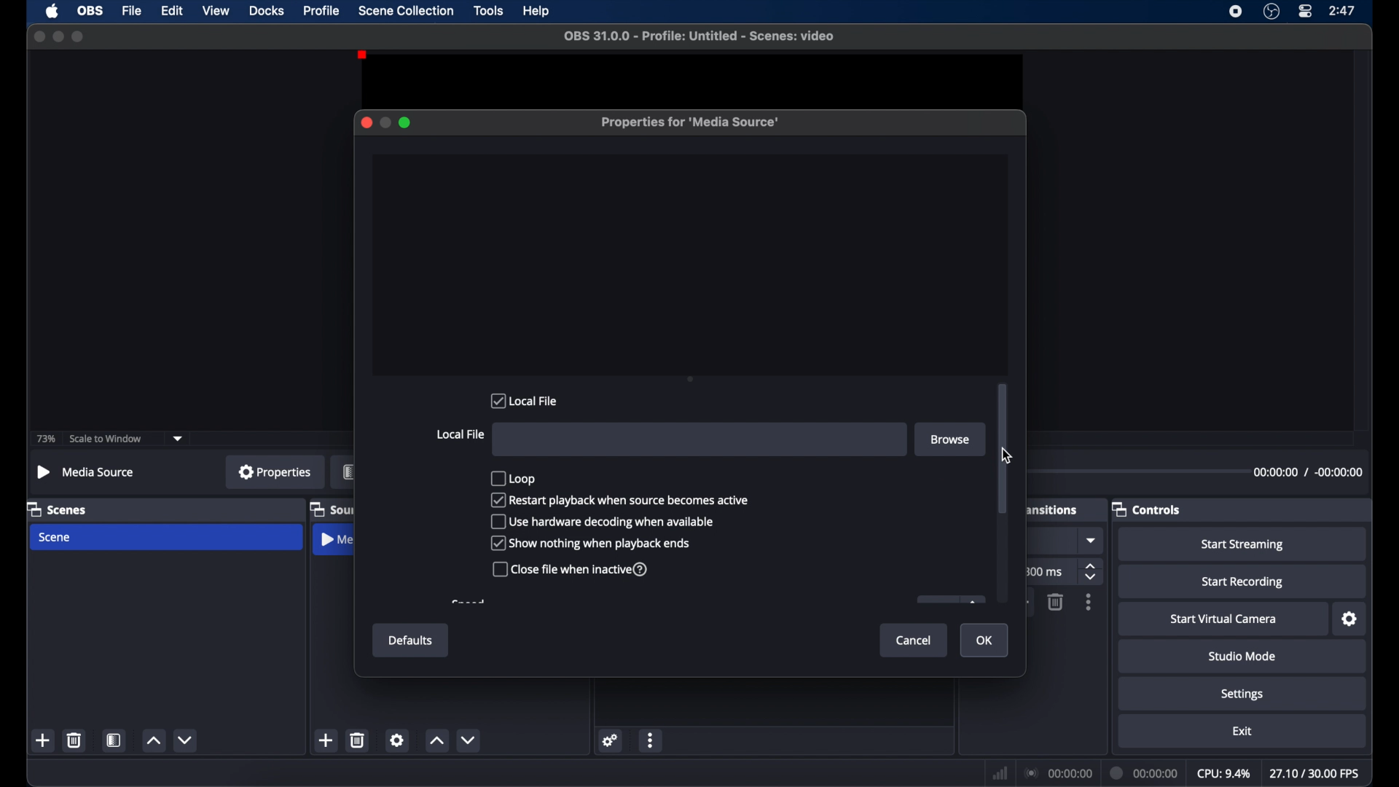 This screenshot has height=787, width=1399. What do you see at coordinates (153, 740) in the screenshot?
I see `increment button` at bounding box center [153, 740].